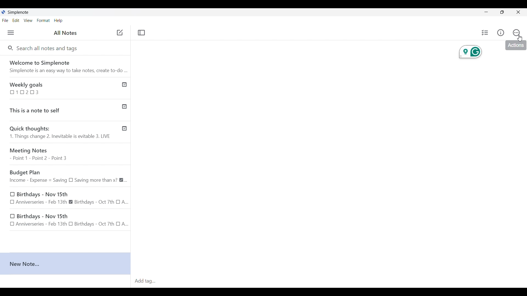  I want to click on This is a note to self, so click(58, 109).